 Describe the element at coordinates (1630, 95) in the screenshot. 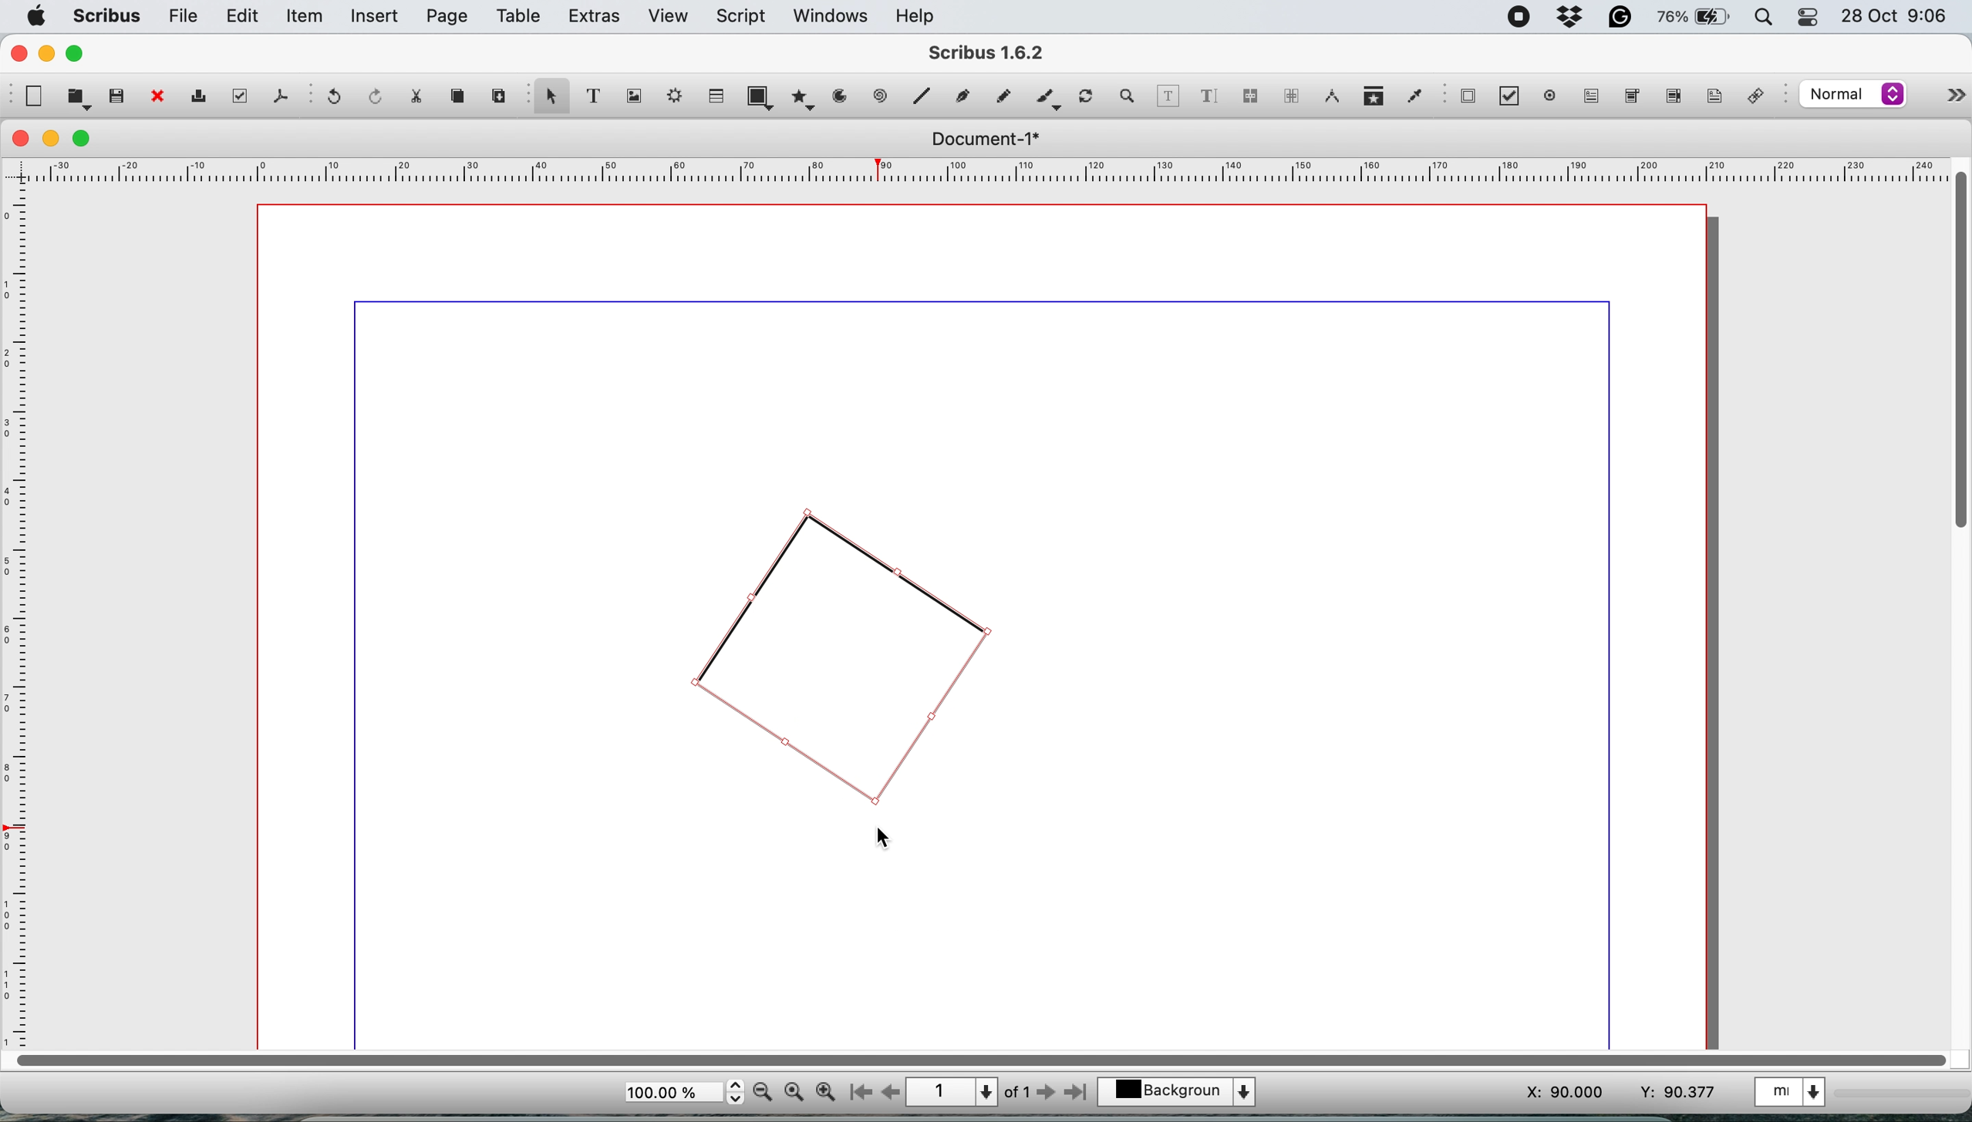

I see `pdf combo box` at that location.